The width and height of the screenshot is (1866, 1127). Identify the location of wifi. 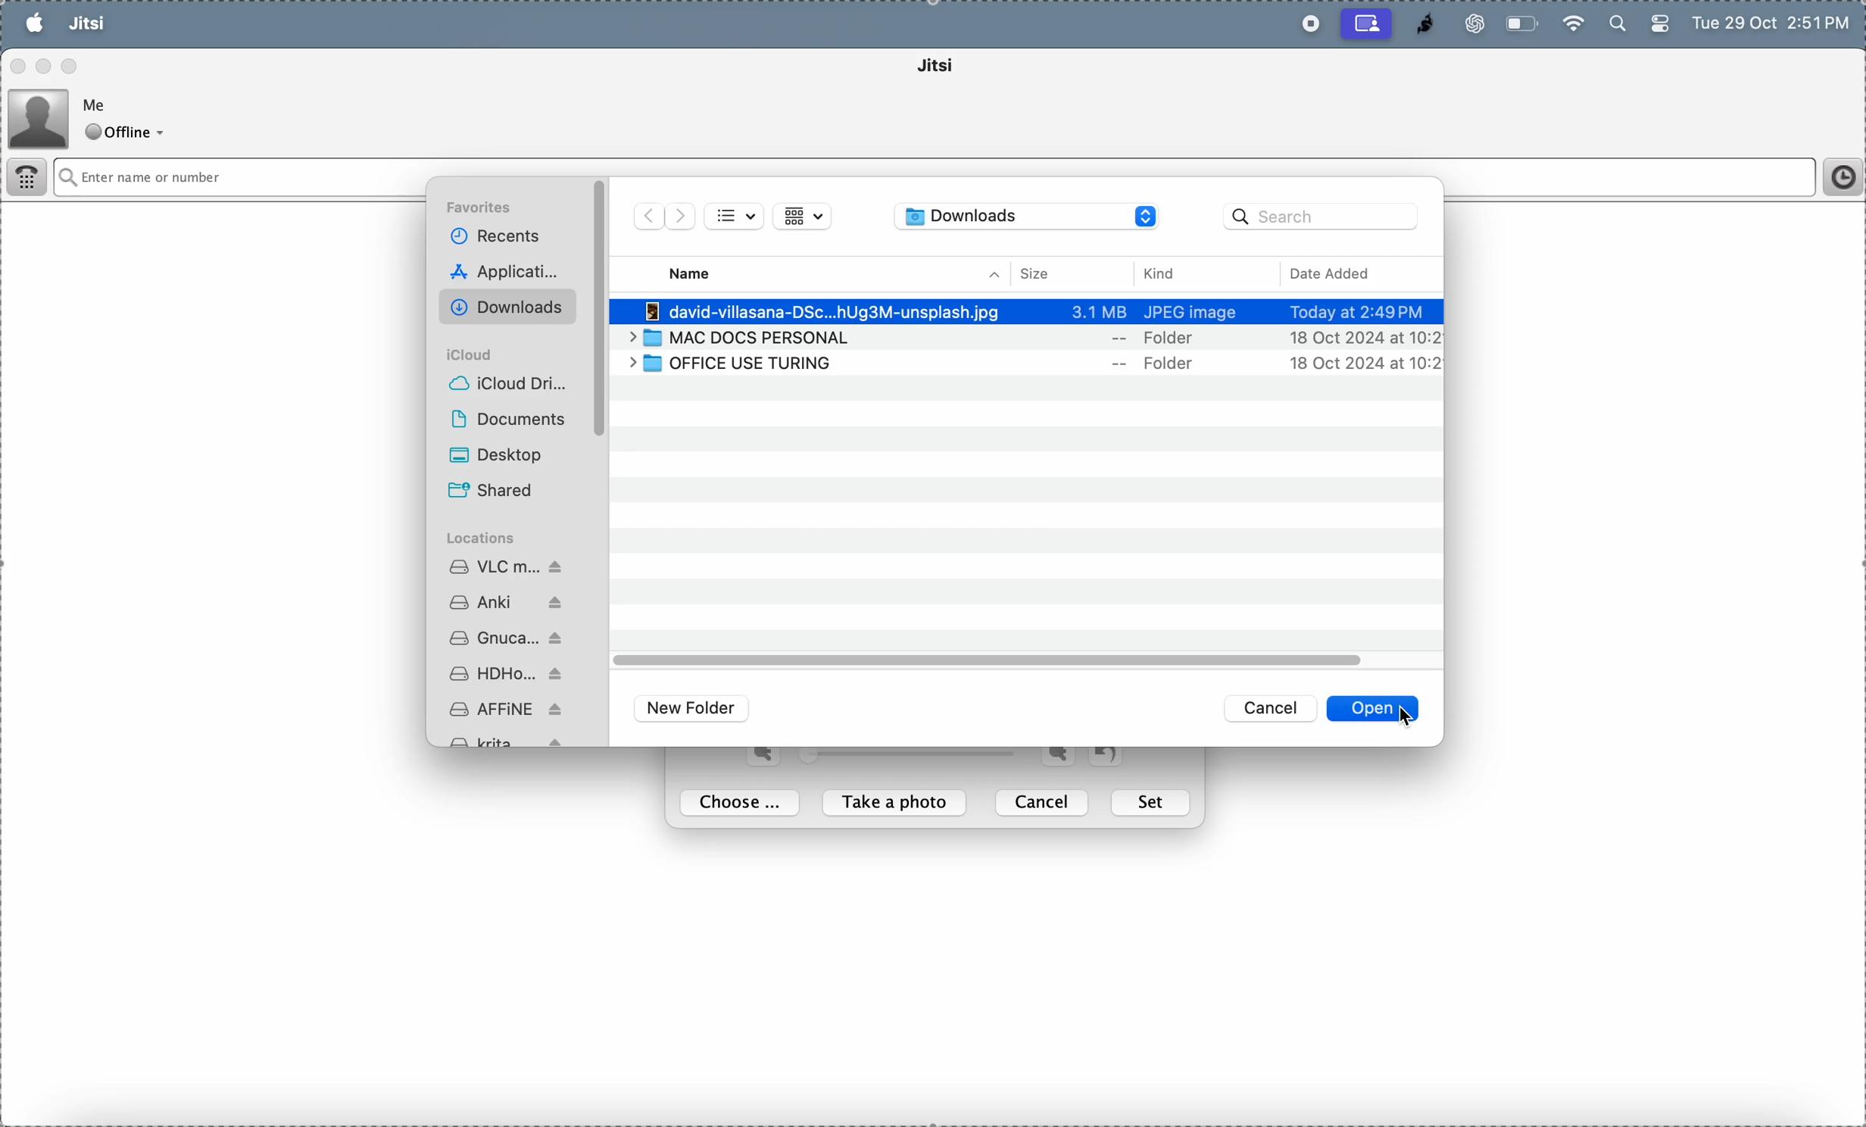
(1572, 22).